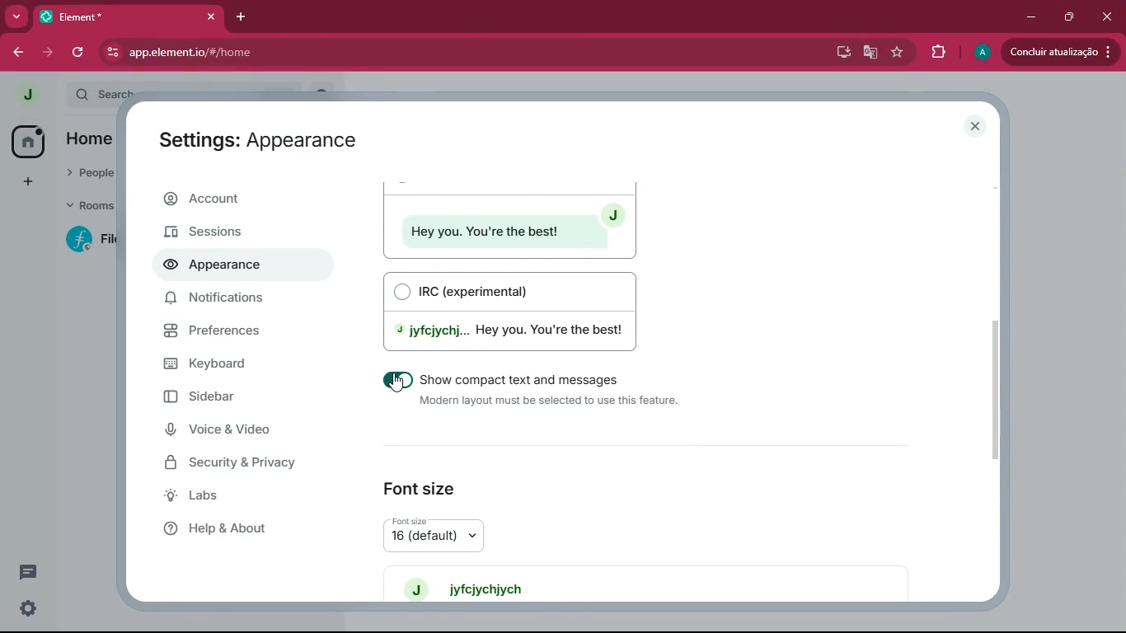 The image size is (1126, 633). What do you see at coordinates (397, 378) in the screenshot?
I see `on` at bounding box center [397, 378].